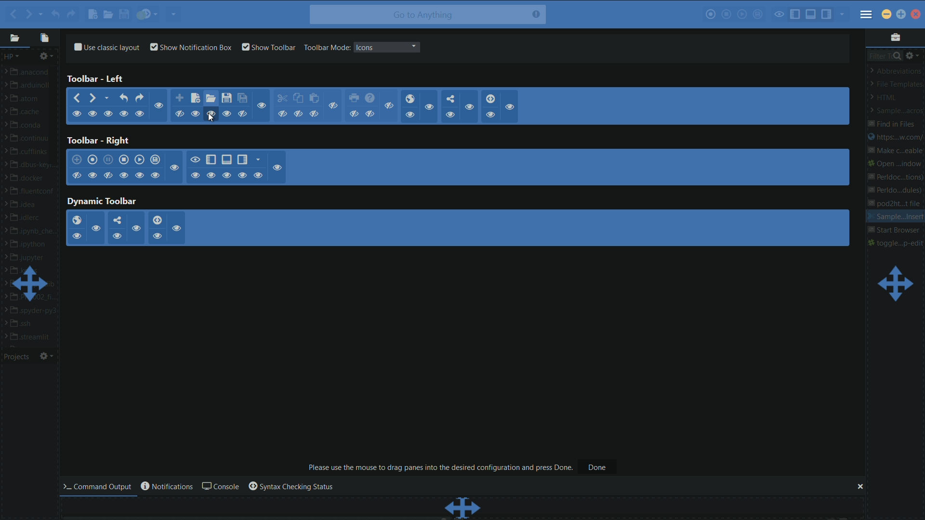 Image resolution: width=925 pixels, height=520 pixels. Describe the element at coordinates (892, 124) in the screenshot. I see `find in files` at that location.